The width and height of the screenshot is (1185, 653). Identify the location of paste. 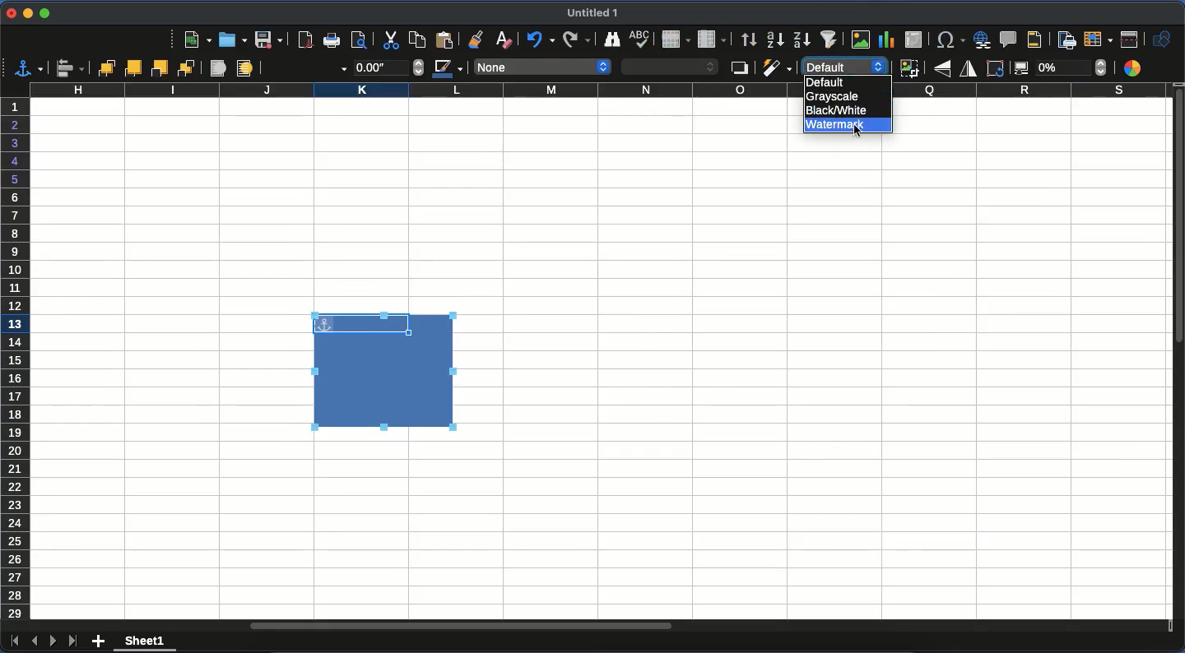
(448, 39).